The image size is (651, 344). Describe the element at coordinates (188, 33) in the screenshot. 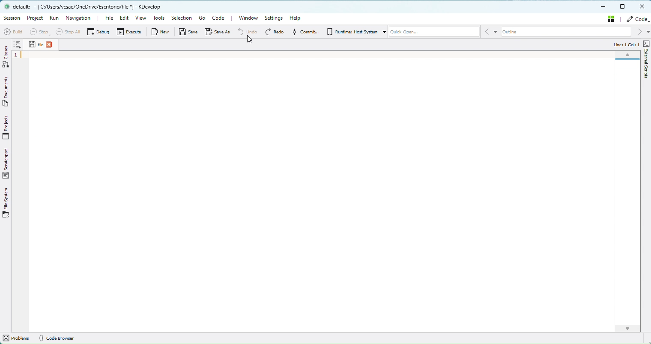

I see `Save` at that location.